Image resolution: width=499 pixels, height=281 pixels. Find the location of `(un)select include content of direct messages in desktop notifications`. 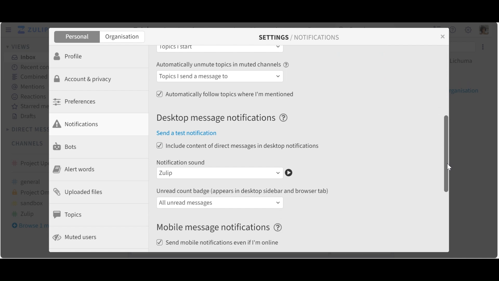

(un)select include content of direct messages in desktop notifications is located at coordinates (238, 146).